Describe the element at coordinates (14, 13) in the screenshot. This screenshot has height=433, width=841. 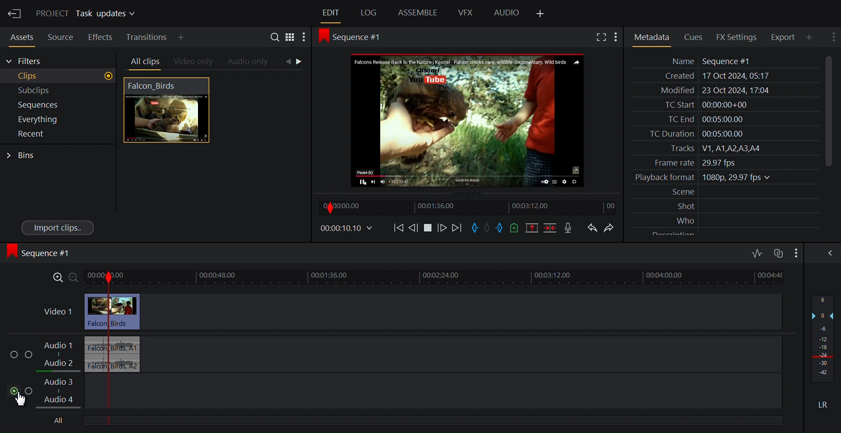
I see `Exit the current project` at that location.